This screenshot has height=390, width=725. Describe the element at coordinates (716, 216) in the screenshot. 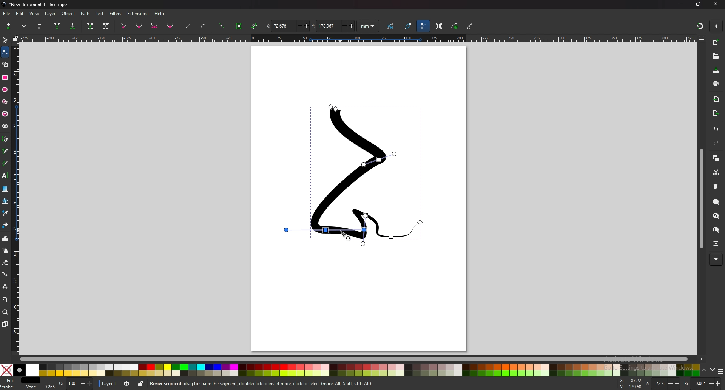

I see `zoom drawing` at that location.